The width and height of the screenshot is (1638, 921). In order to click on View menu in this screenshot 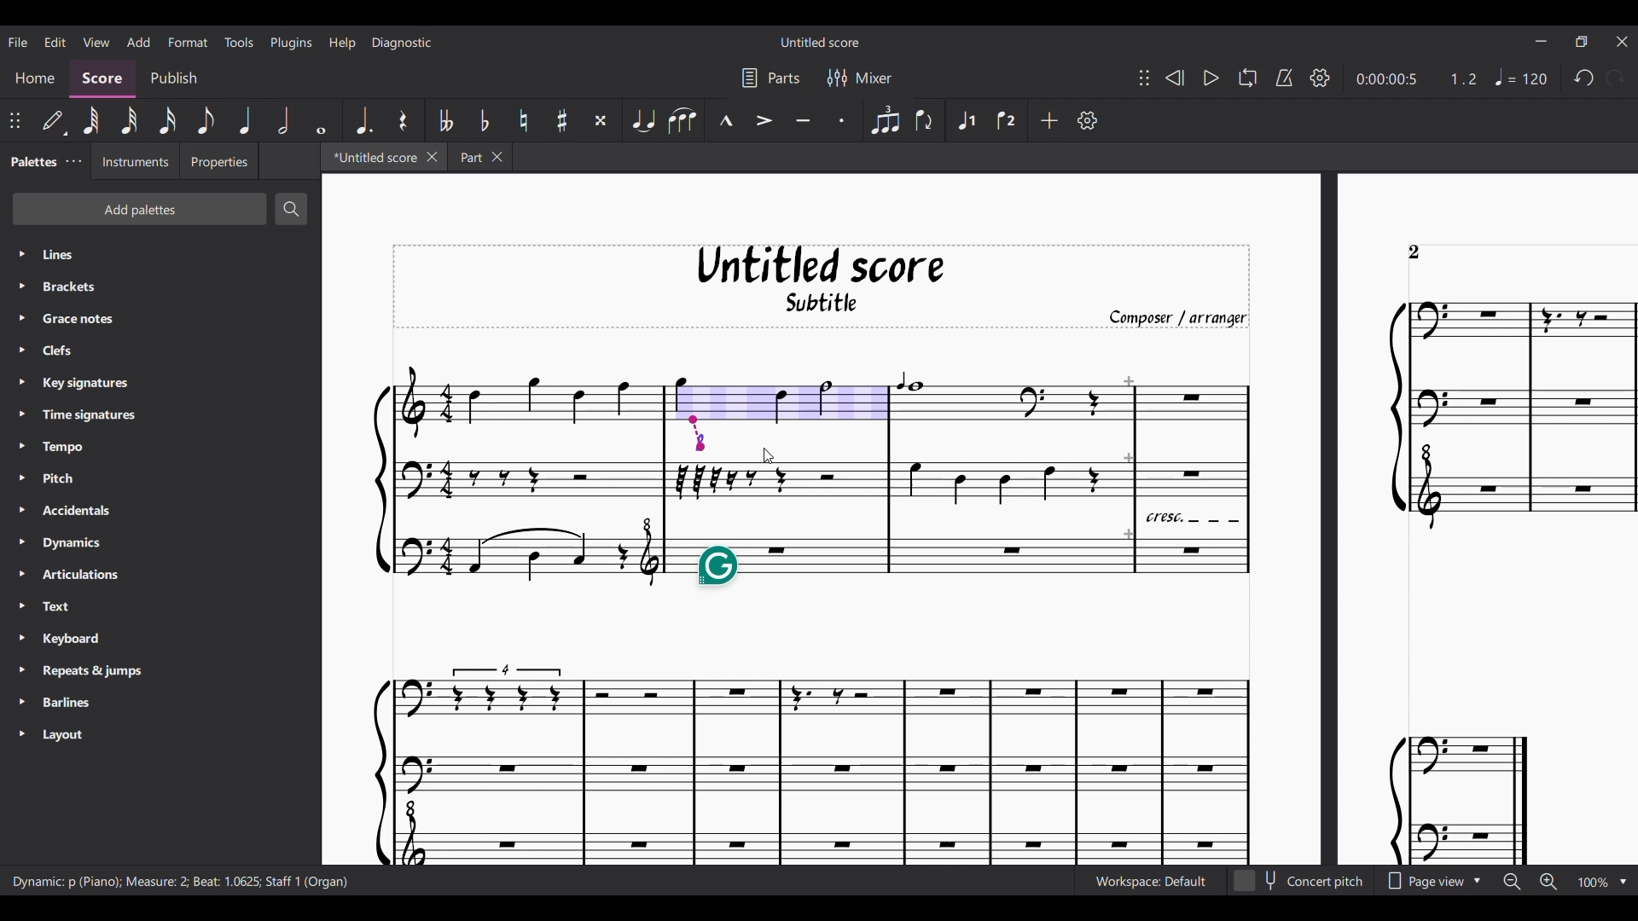, I will do `click(96, 41)`.